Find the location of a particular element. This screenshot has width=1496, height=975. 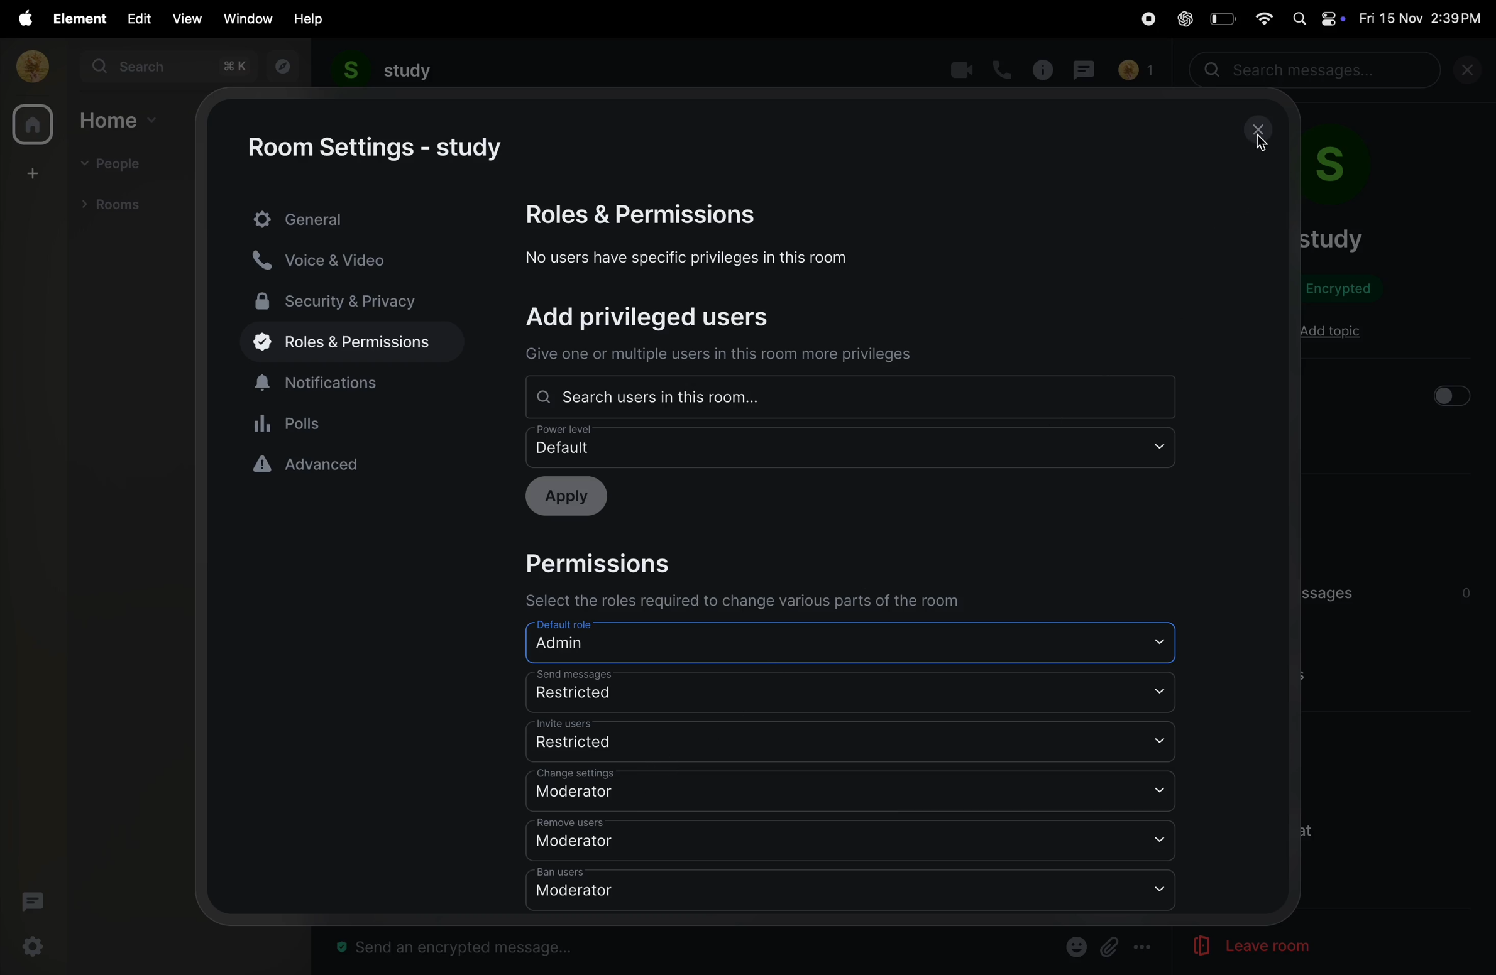

encrypted is located at coordinates (1346, 291).